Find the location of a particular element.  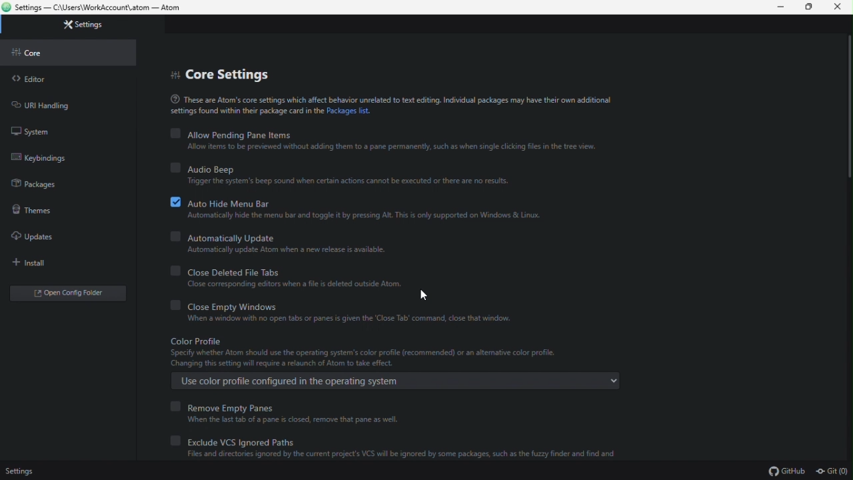

close is located at coordinates (838, 7).